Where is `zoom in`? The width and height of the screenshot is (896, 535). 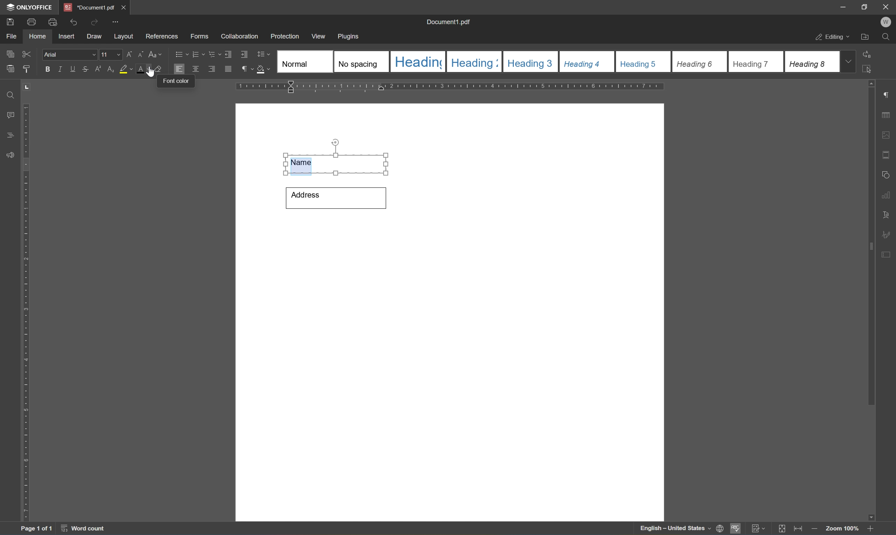 zoom in is located at coordinates (813, 529).